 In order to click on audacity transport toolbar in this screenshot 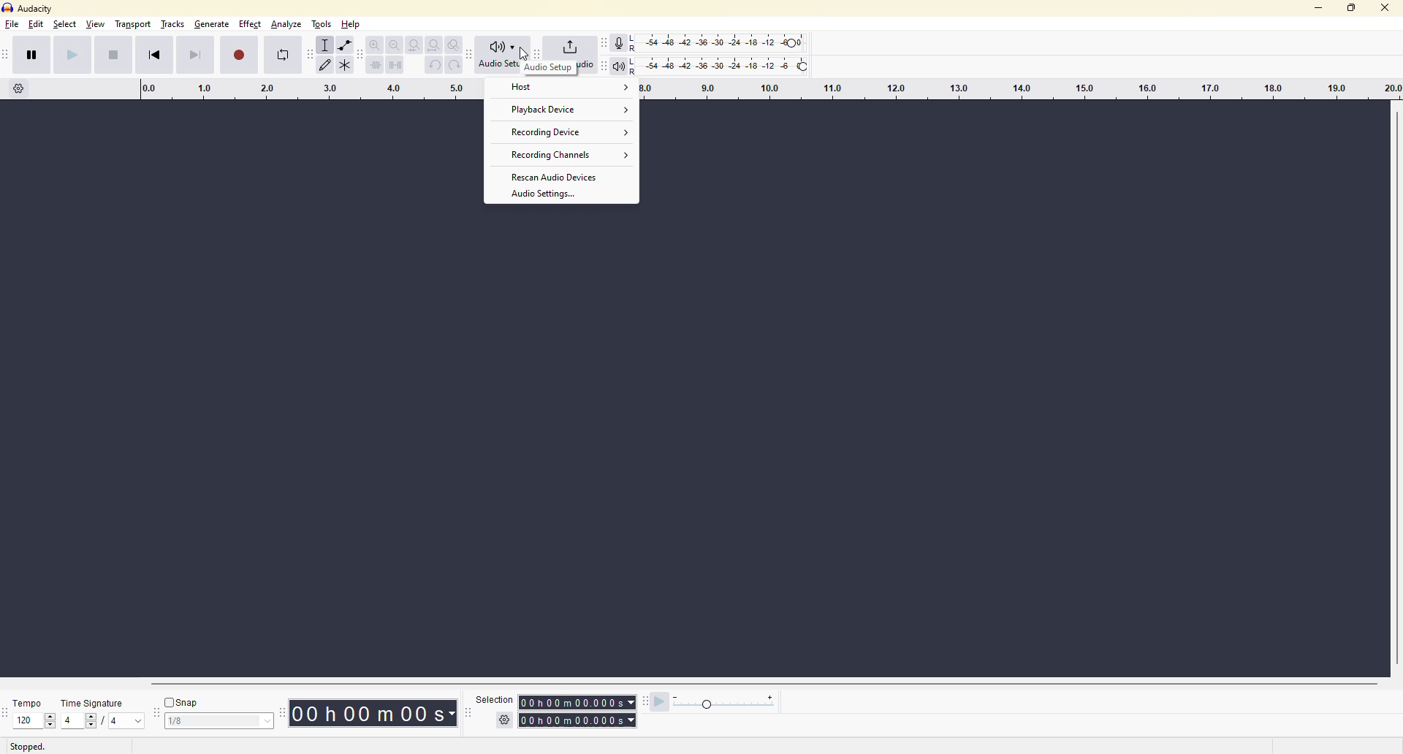, I will do `click(7, 53)`.